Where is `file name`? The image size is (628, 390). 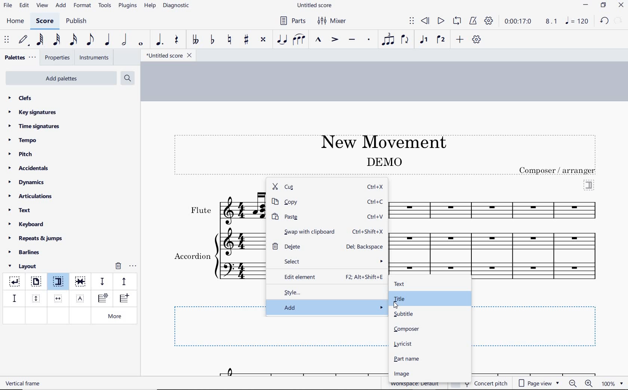
file name is located at coordinates (315, 6).